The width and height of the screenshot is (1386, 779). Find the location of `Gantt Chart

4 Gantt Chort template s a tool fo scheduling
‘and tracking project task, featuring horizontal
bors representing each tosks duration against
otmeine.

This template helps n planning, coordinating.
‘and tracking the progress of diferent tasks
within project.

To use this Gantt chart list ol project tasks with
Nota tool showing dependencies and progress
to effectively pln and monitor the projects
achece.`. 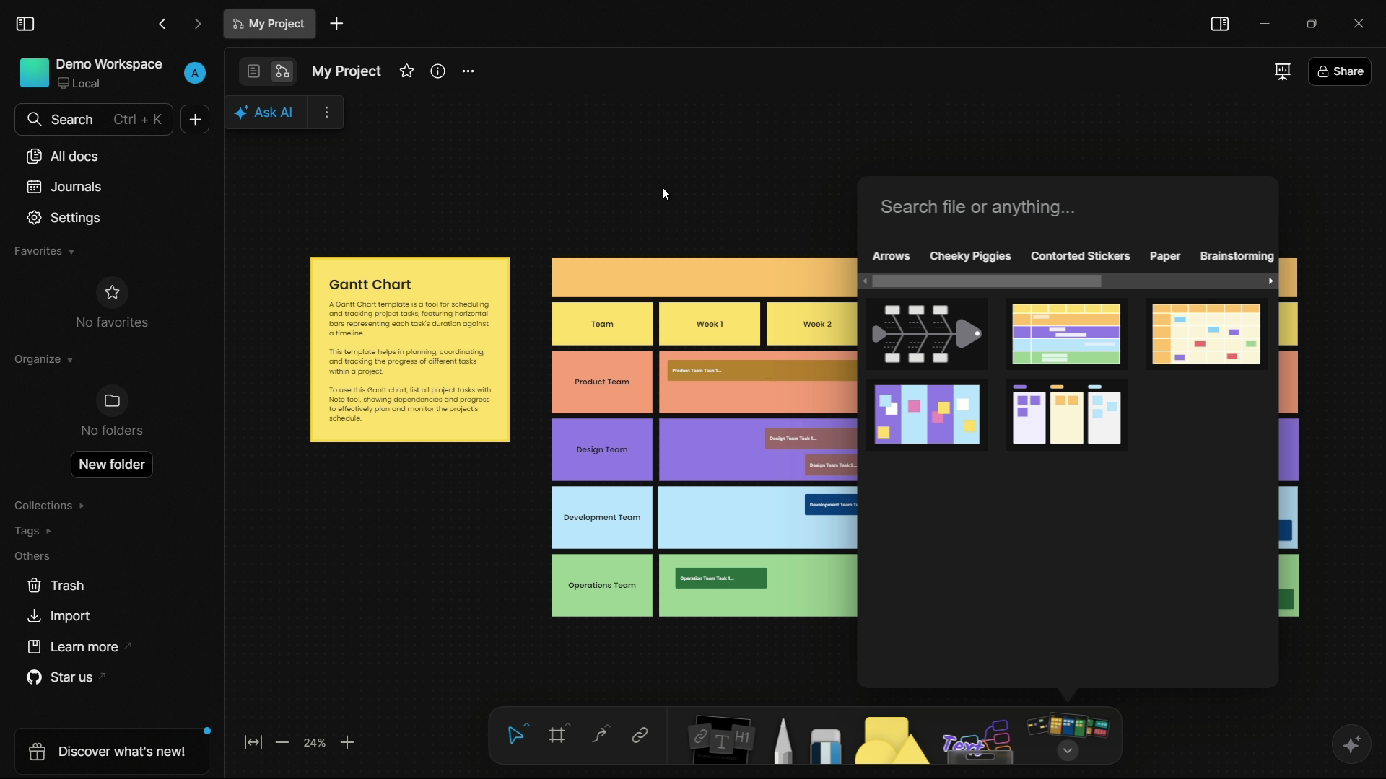

Gantt Chart

4 Gantt Chort template s a tool fo scheduling
‘and tracking project task, featuring horizontal
bors representing each tosks duration against
otmeine.

This template helps n planning, coordinating.
‘and tracking the progress of diferent tasks
within project.

To use this Gantt chart list ol project tasks with
Nota tool showing dependencies and progress
to effectively pln and monitor the projects
achece. is located at coordinates (410, 349).